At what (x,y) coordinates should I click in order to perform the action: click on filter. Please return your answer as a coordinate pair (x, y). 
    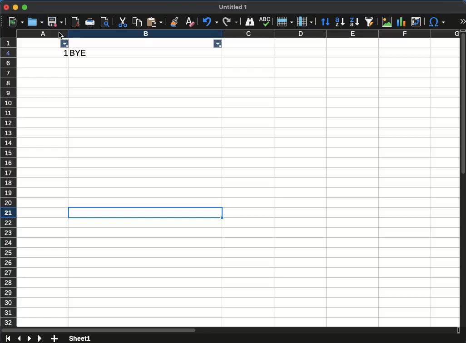
    Looking at the image, I should click on (65, 44).